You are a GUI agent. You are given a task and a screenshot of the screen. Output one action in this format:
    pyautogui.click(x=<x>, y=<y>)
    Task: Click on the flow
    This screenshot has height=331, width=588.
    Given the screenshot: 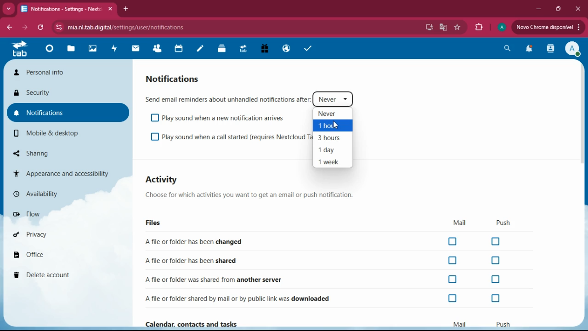 What is the action you would take?
    pyautogui.click(x=57, y=214)
    